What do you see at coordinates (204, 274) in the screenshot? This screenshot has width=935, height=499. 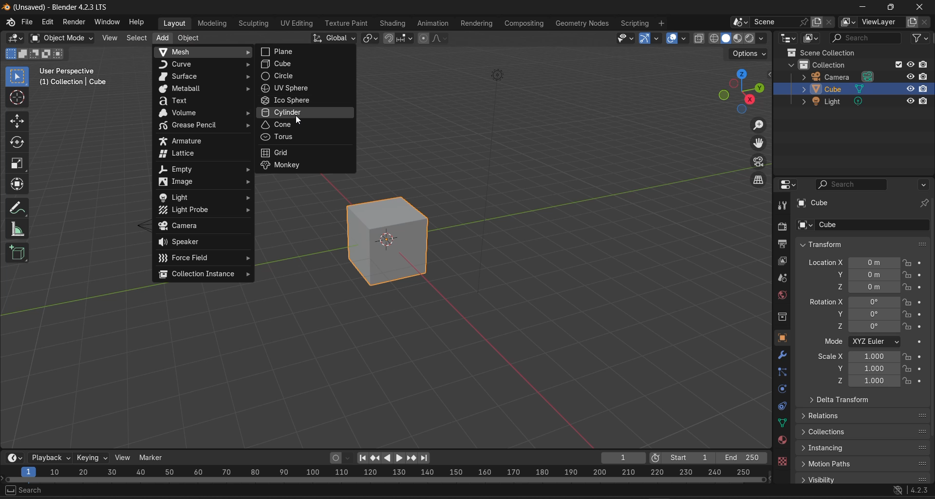 I see `collection instance` at bounding box center [204, 274].